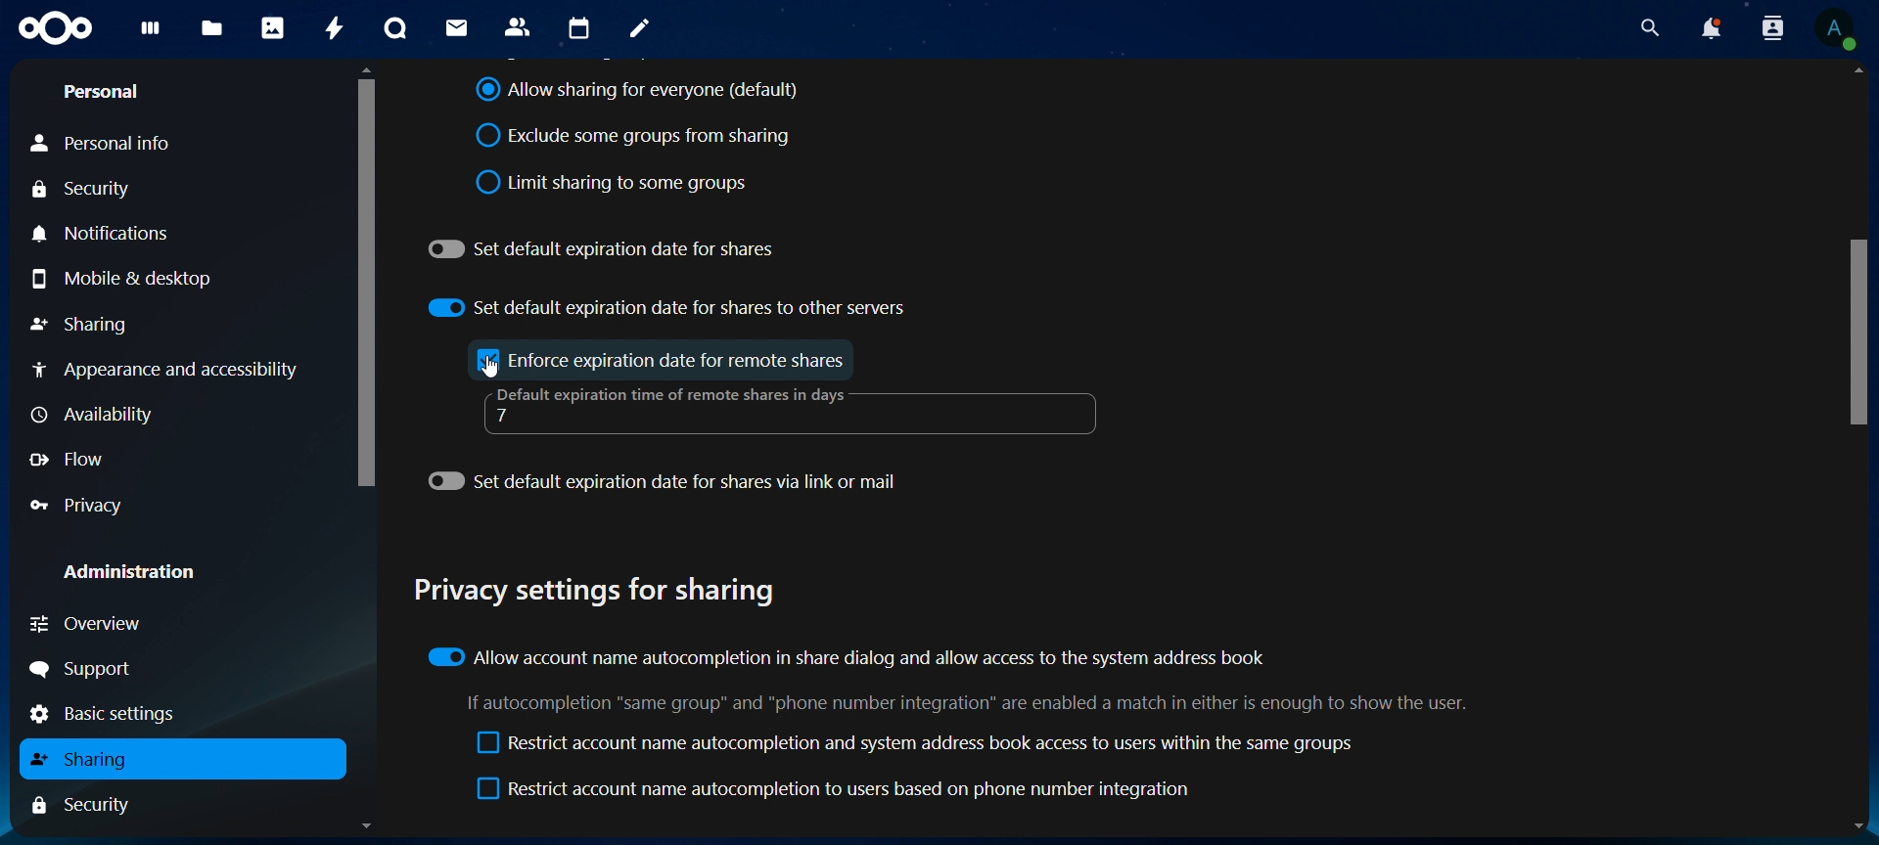 The width and height of the screenshot is (1879, 845). I want to click on exclude some groups from sharing, so click(641, 135).